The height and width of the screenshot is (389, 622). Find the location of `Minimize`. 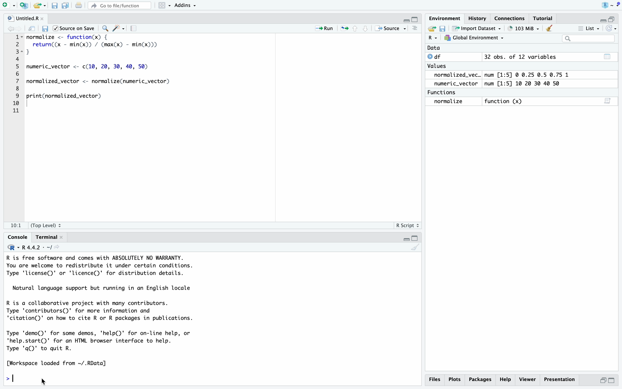

Minimize is located at coordinates (405, 239).